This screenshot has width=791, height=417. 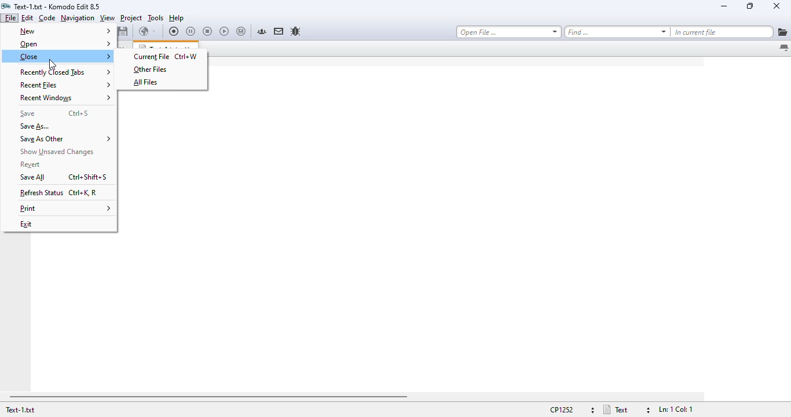 What do you see at coordinates (65, 209) in the screenshot?
I see `print` at bounding box center [65, 209].